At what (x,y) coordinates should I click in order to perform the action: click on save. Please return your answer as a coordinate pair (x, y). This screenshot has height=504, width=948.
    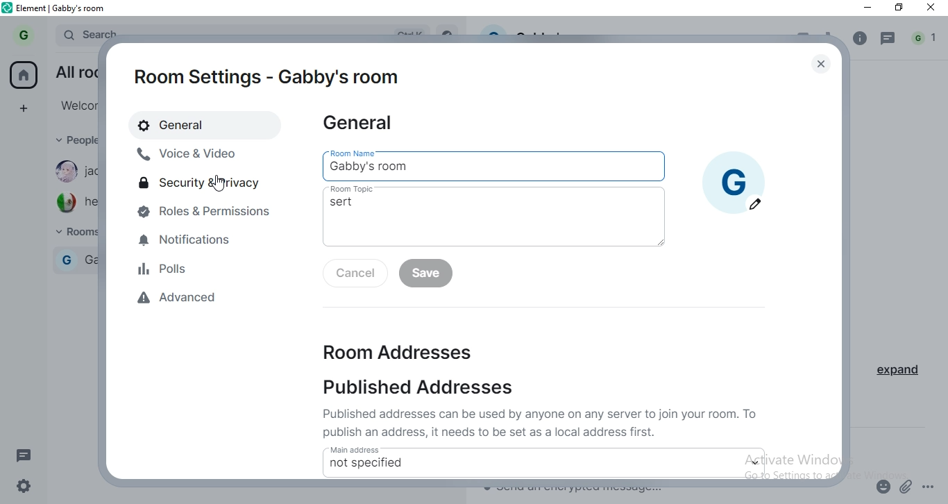
    Looking at the image, I should click on (426, 271).